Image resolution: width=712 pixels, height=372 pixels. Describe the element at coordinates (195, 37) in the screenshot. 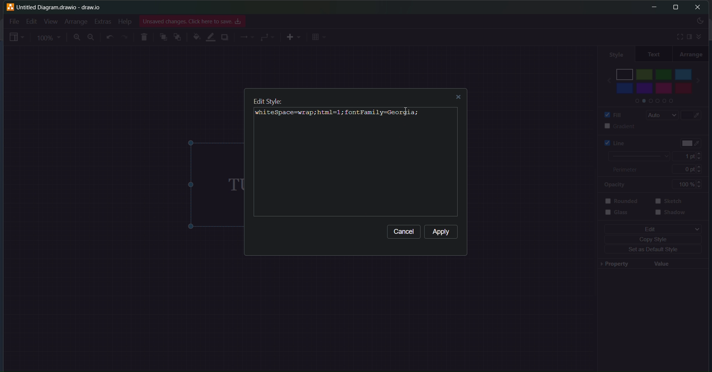

I see `fill color` at that location.